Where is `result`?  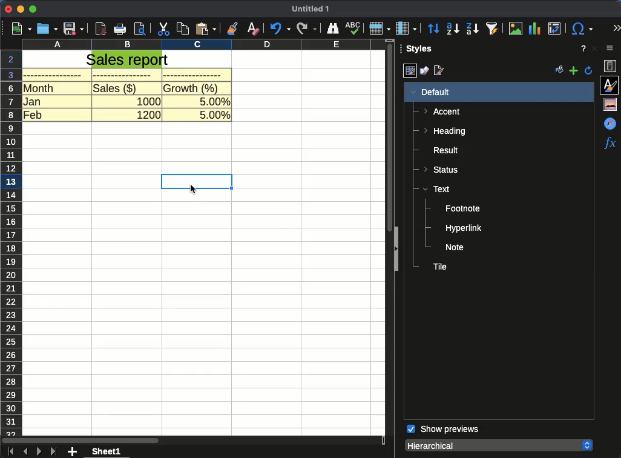 result is located at coordinates (442, 150).